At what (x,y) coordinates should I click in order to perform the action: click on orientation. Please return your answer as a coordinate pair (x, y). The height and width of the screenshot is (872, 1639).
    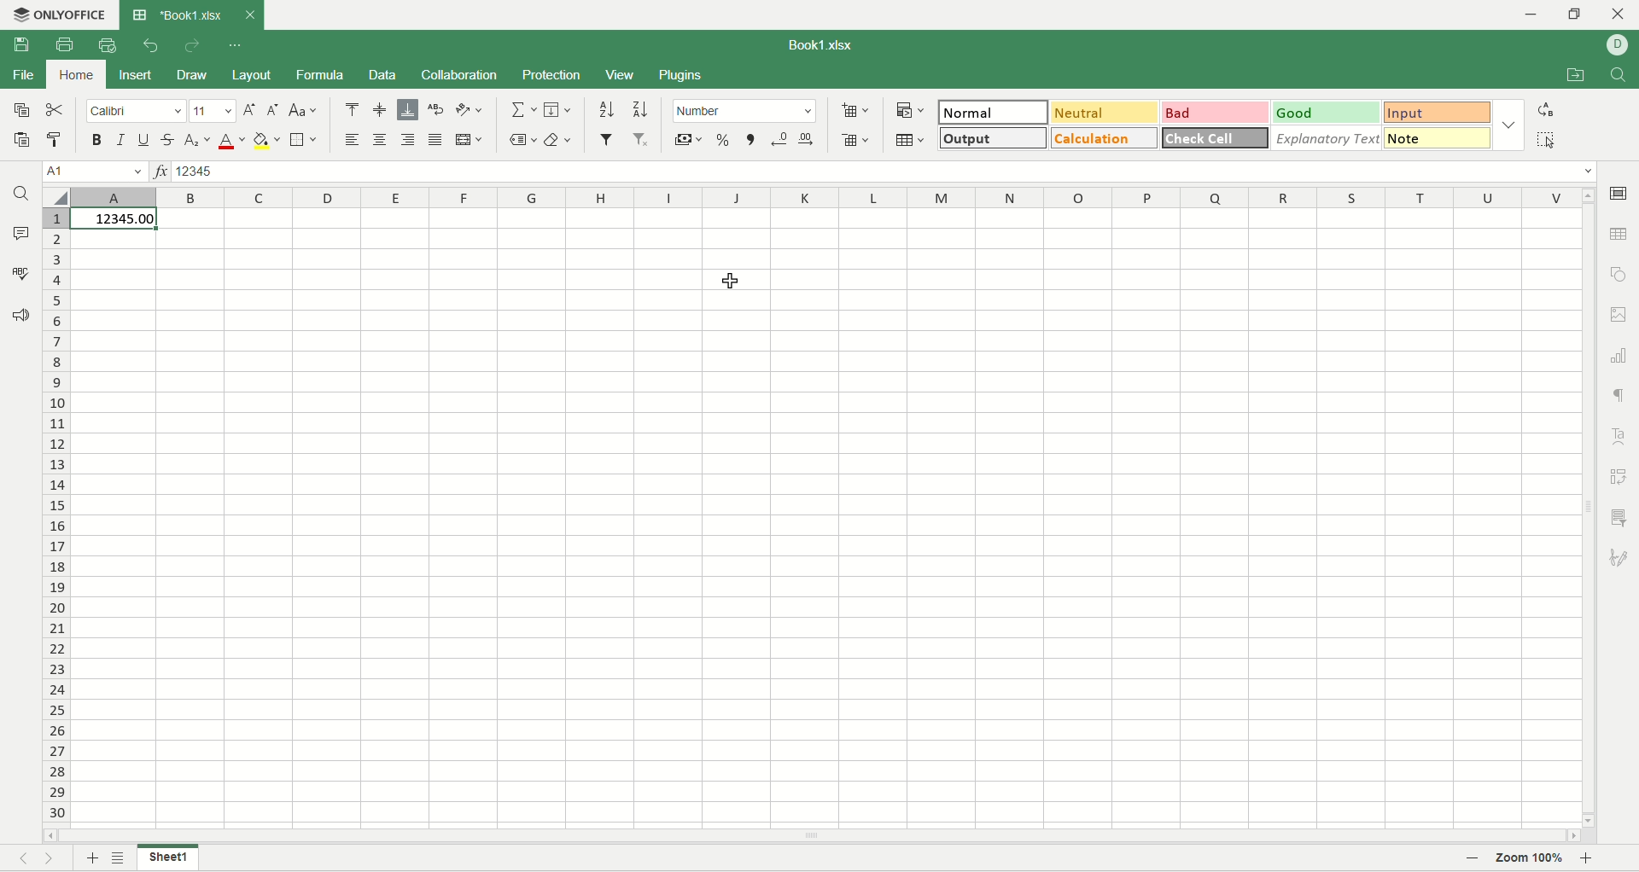
    Looking at the image, I should click on (466, 108).